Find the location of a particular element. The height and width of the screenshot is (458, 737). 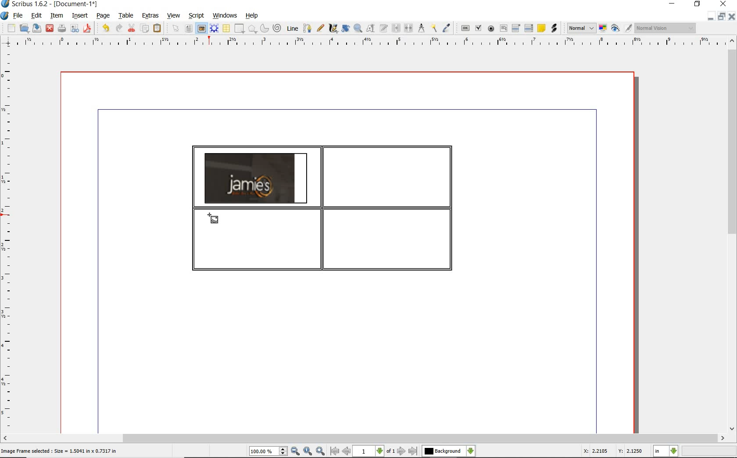

link annotation is located at coordinates (554, 28).